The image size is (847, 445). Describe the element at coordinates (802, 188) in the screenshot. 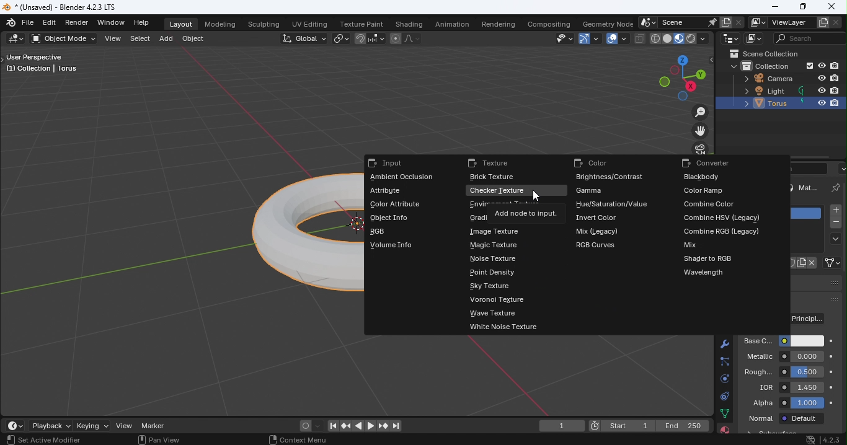

I see `Material` at that location.